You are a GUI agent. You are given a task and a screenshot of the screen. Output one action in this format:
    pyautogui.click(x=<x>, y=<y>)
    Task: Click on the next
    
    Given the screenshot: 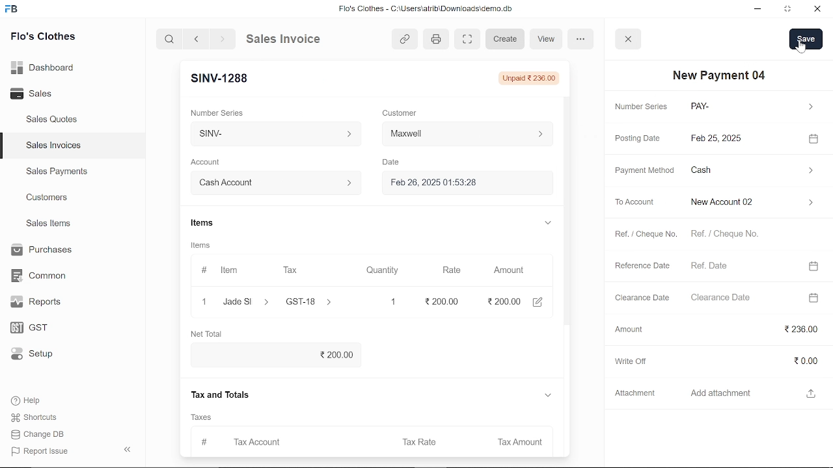 What is the action you would take?
    pyautogui.click(x=223, y=39)
    